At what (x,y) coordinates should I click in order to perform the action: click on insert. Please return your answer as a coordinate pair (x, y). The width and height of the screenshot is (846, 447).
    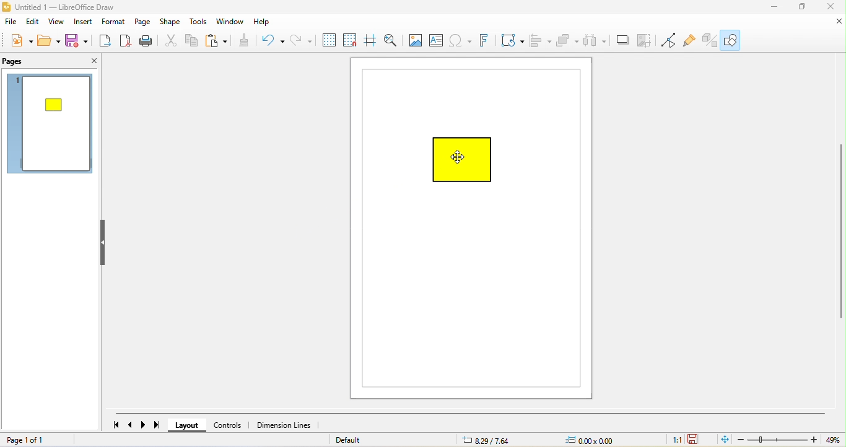
    Looking at the image, I should click on (85, 22).